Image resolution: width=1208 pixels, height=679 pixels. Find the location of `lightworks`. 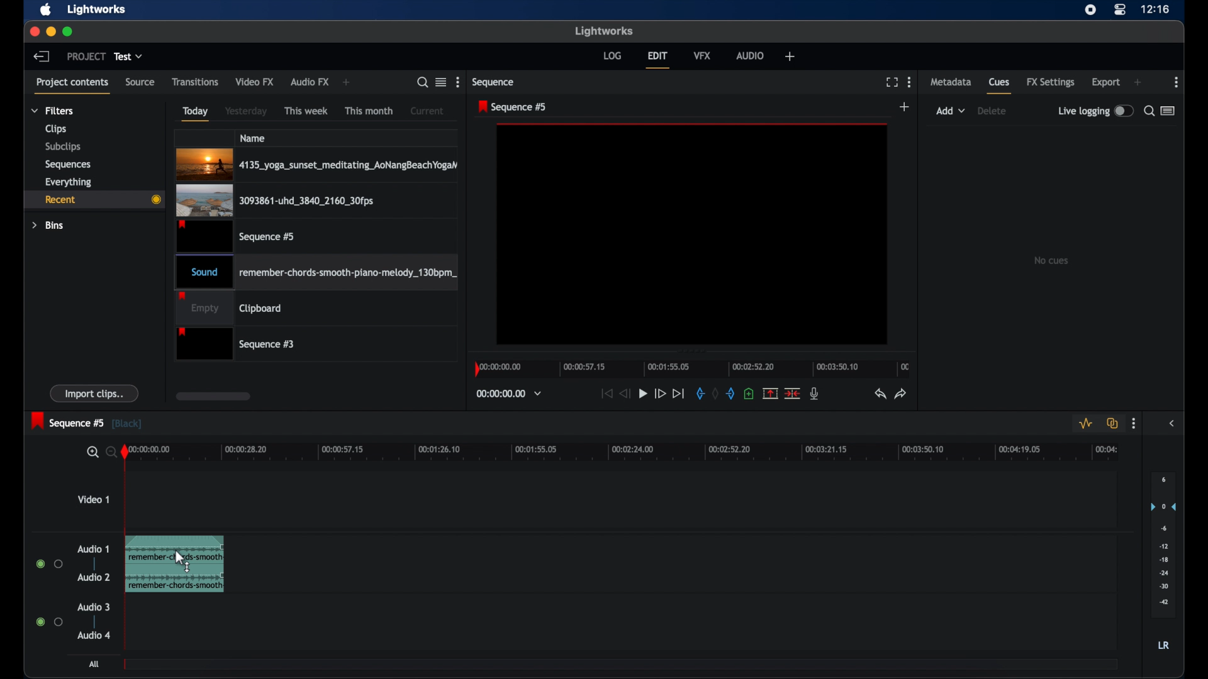

lightworks is located at coordinates (97, 9).